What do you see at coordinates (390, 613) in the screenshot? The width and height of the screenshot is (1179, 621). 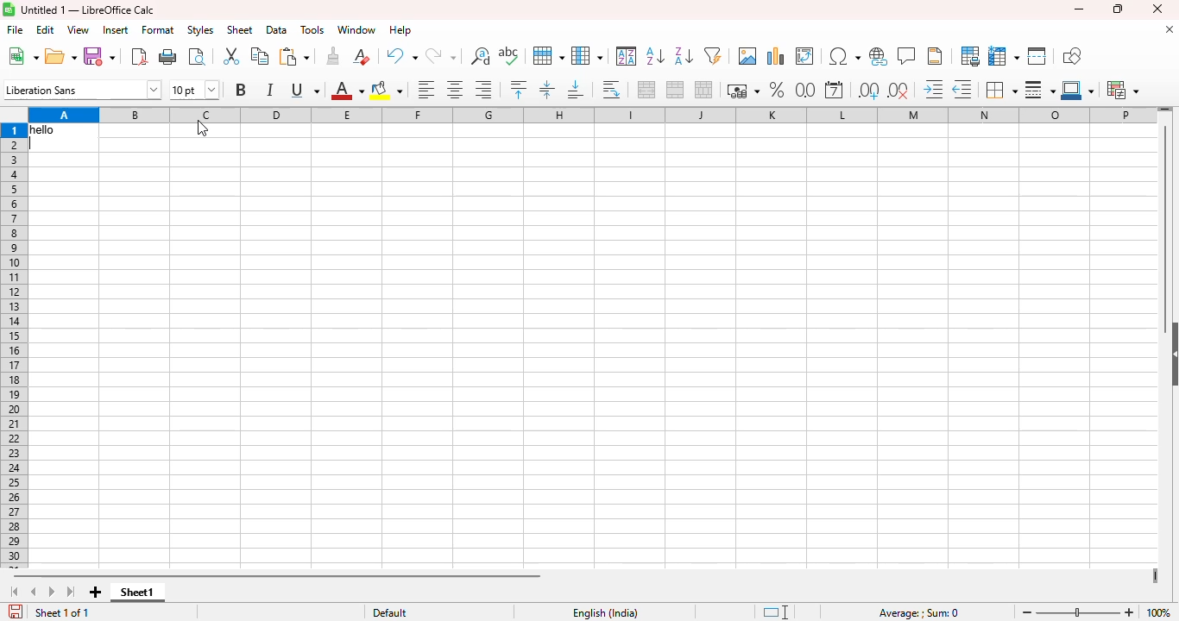 I see `default` at bounding box center [390, 613].